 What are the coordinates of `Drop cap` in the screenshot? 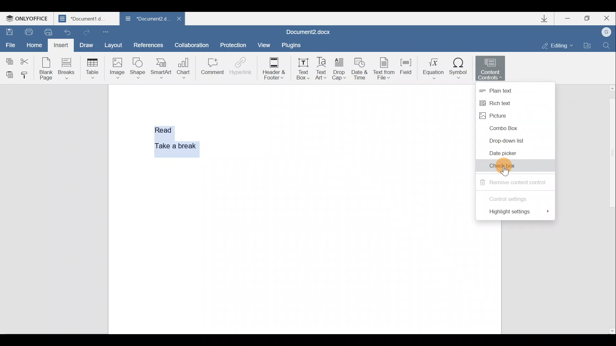 It's located at (339, 70).